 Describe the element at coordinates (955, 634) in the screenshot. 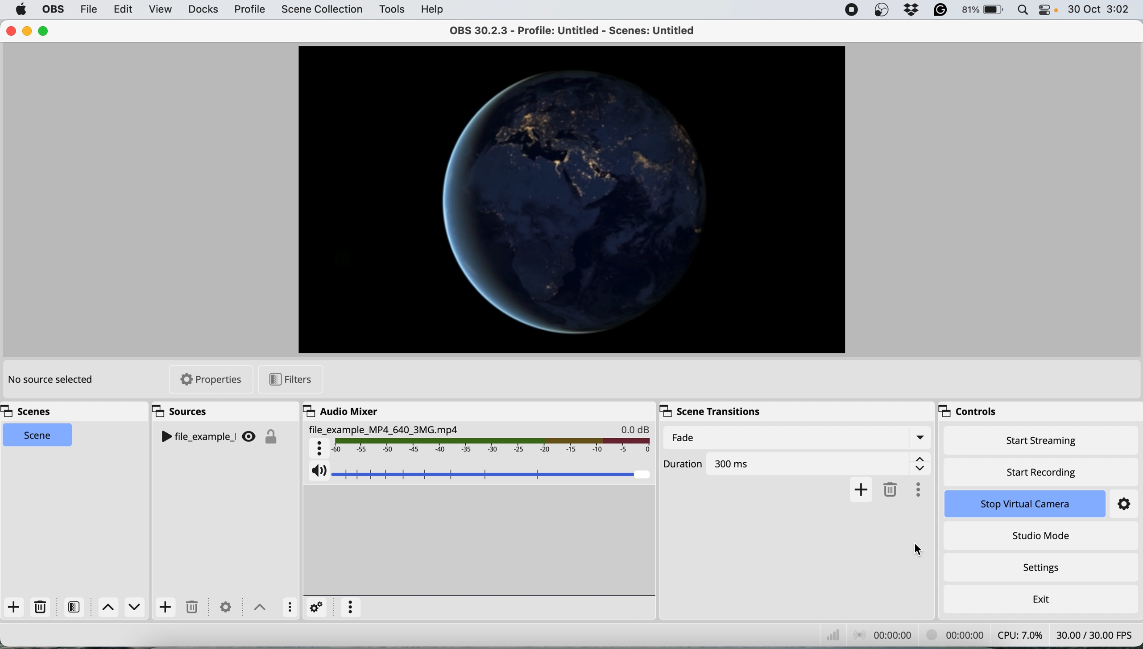

I see `video recording timestamp` at that location.